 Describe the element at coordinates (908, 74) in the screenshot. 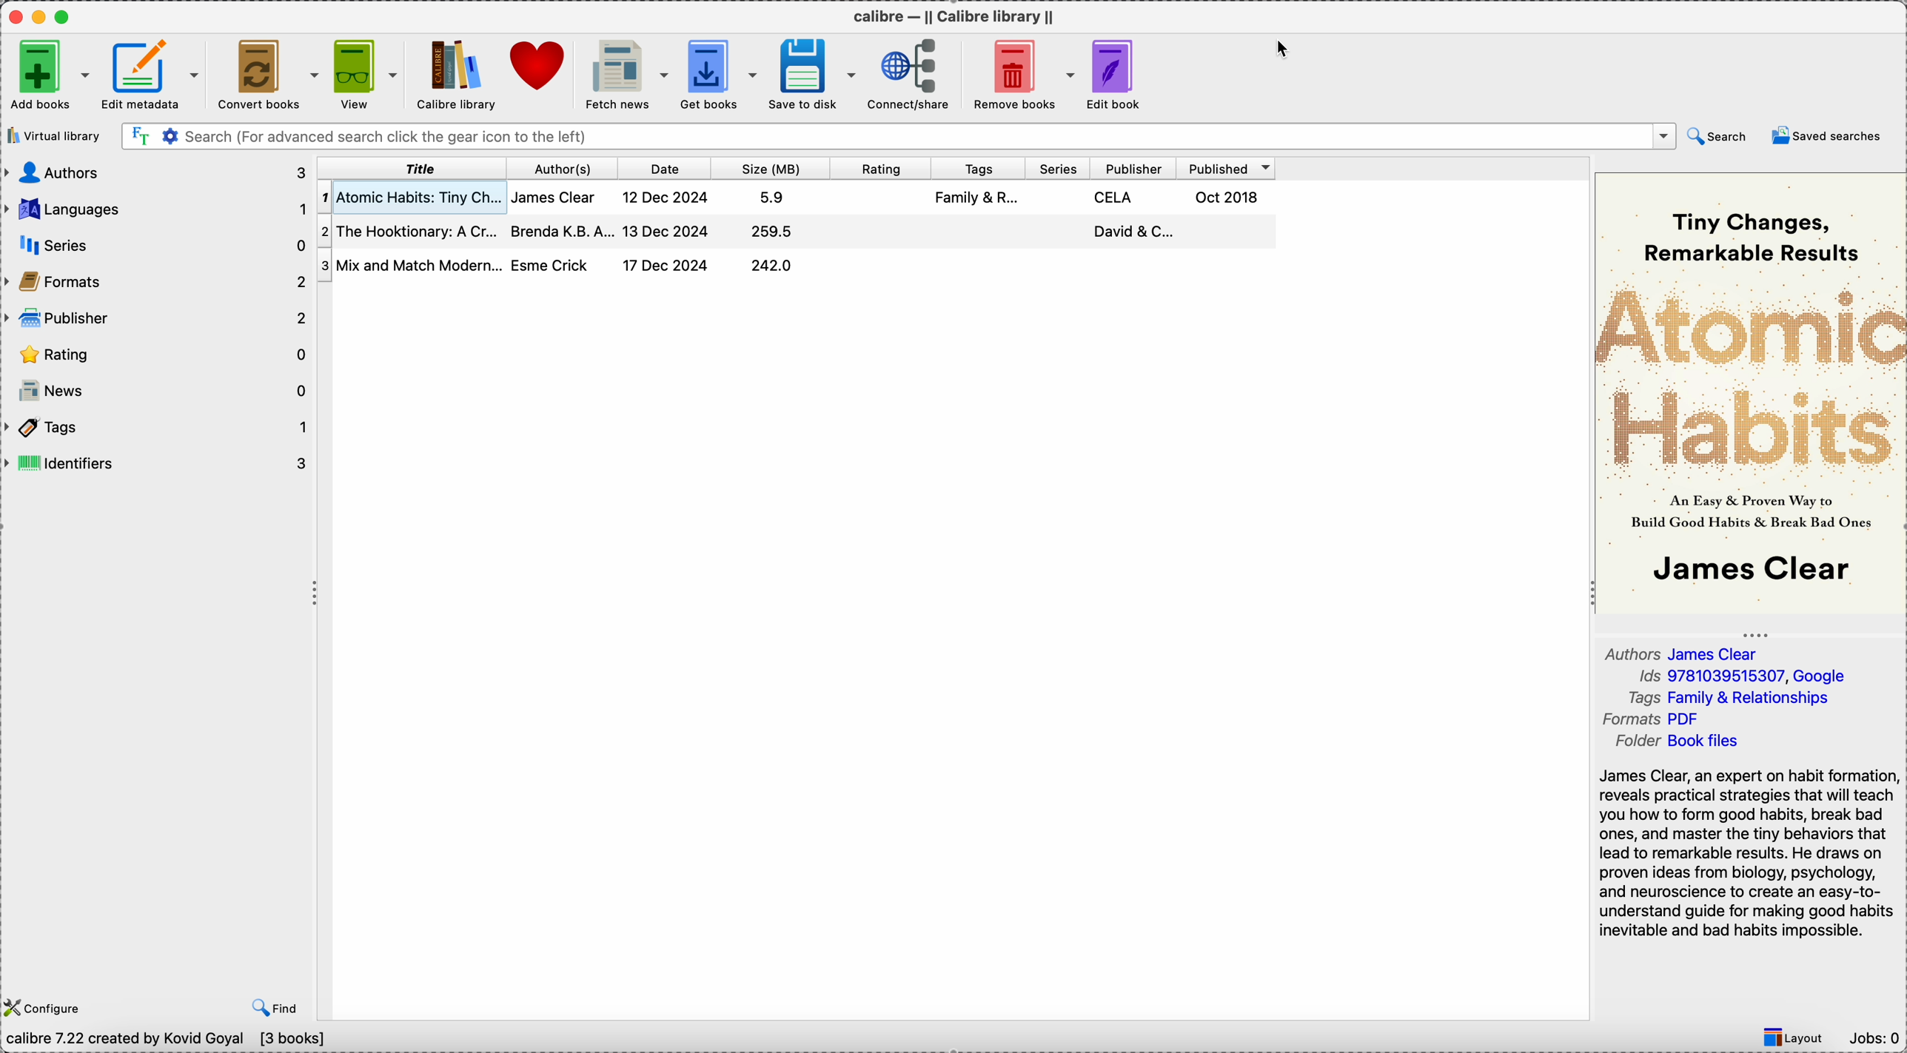

I see `connect/share` at that location.